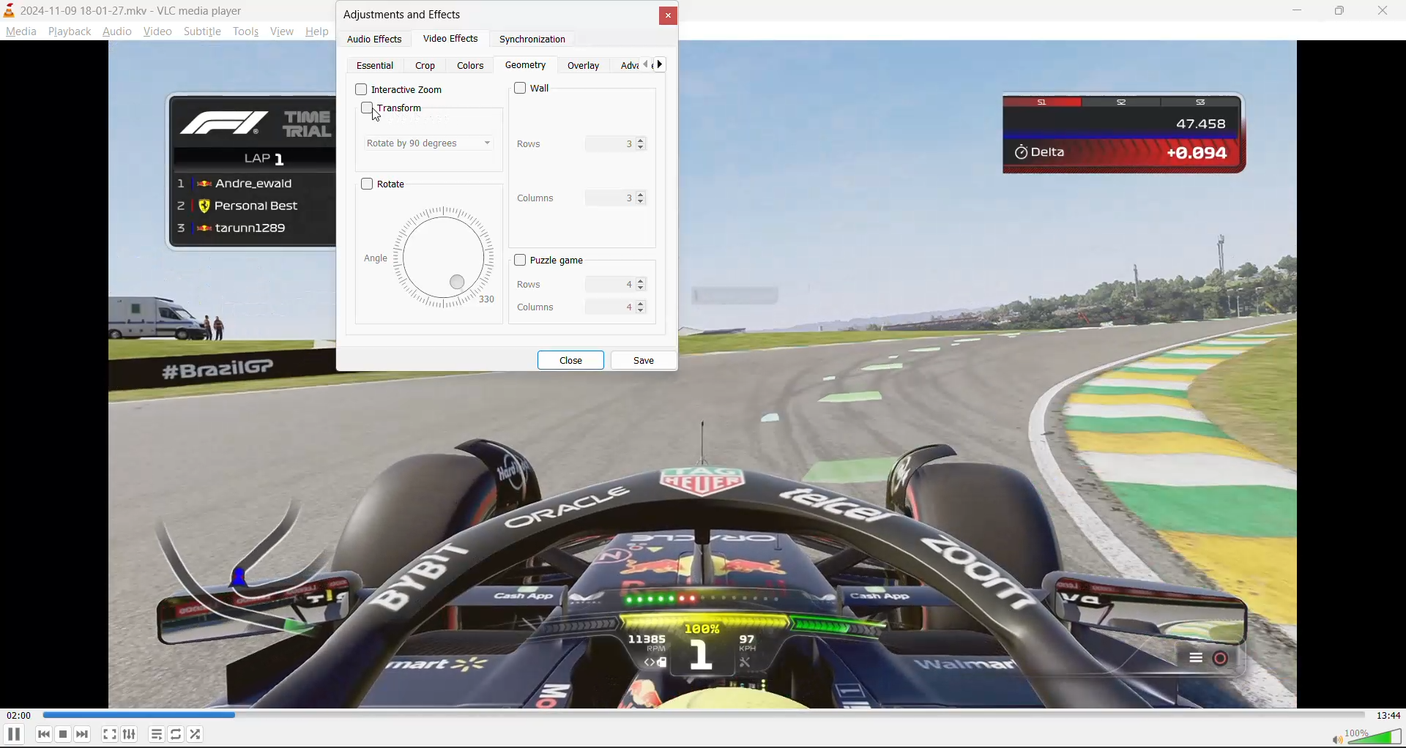 This screenshot has width=1406, height=748. What do you see at coordinates (174, 736) in the screenshot?
I see `loop` at bounding box center [174, 736].